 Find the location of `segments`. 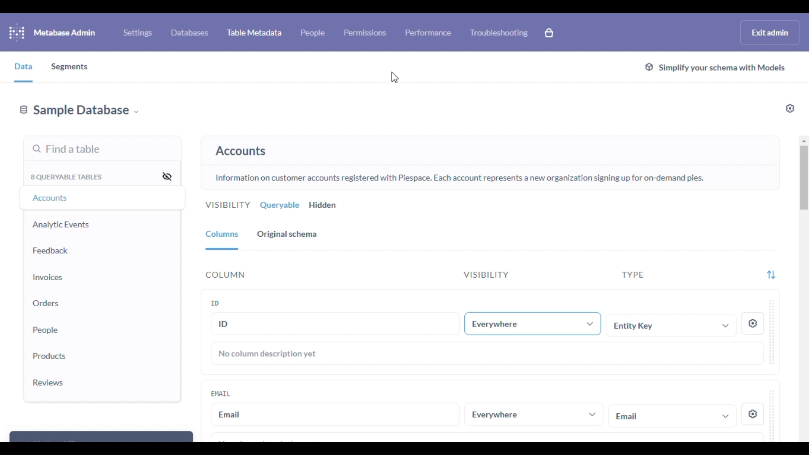

segments is located at coordinates (70, 68).